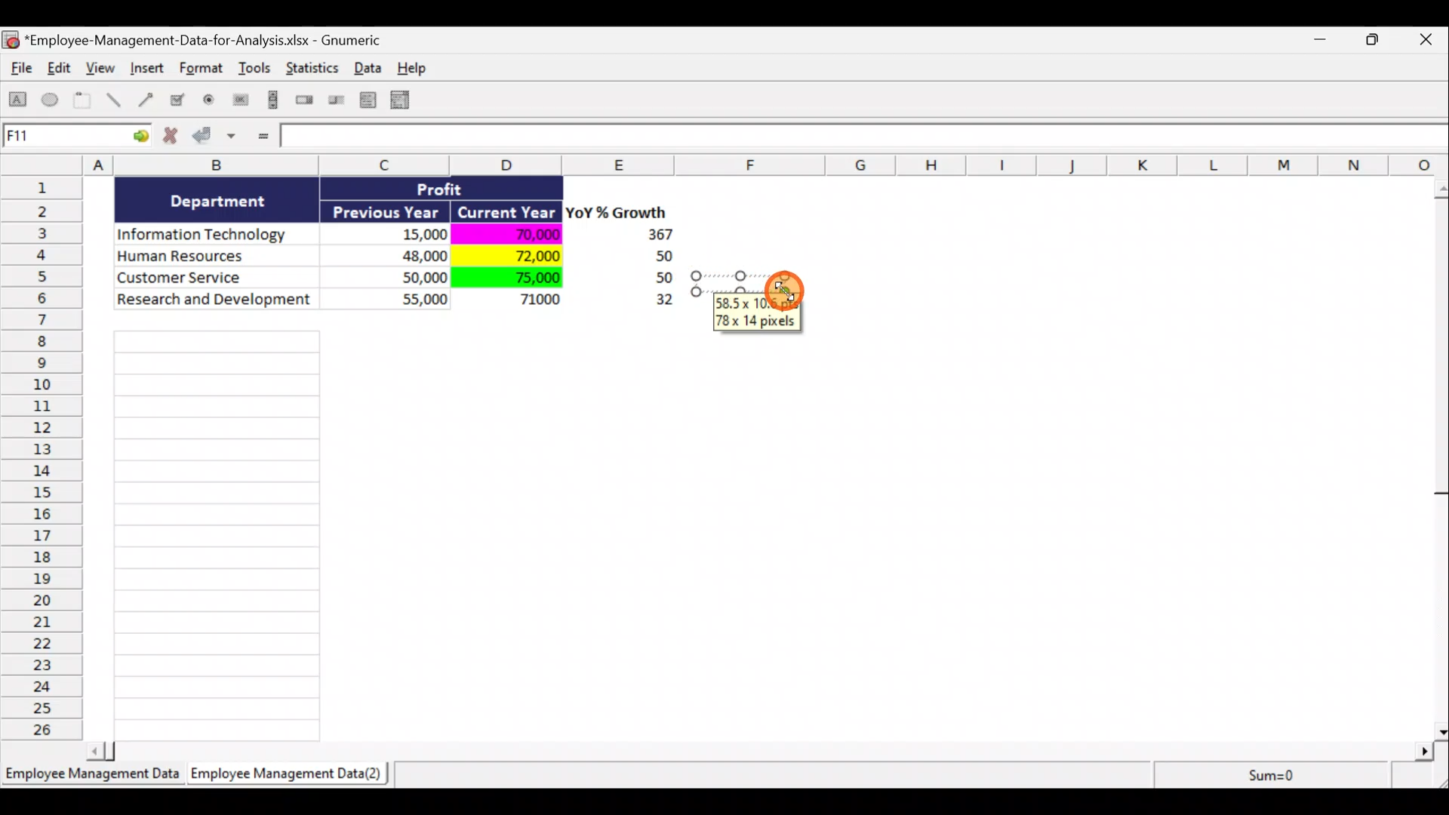  I want to click on Data, so click(405, 255).